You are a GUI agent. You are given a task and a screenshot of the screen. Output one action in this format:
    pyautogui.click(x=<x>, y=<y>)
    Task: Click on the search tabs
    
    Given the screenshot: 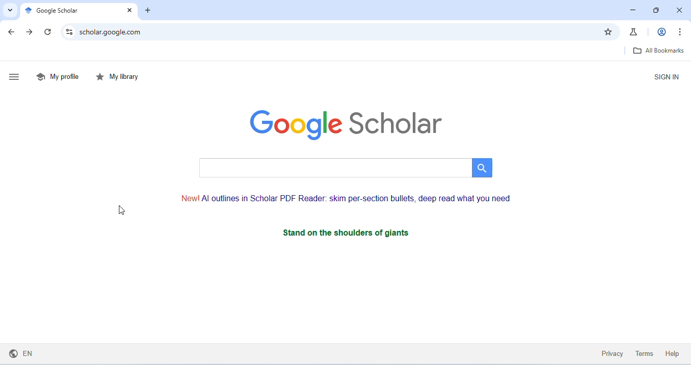 What is the action you would take?
    pyautogui.click(x=9, y=10)
    